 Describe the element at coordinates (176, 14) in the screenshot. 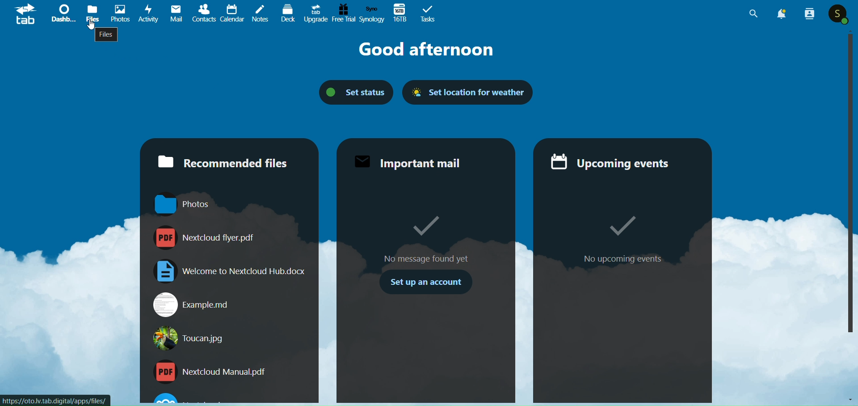

I see `mail` at that location.